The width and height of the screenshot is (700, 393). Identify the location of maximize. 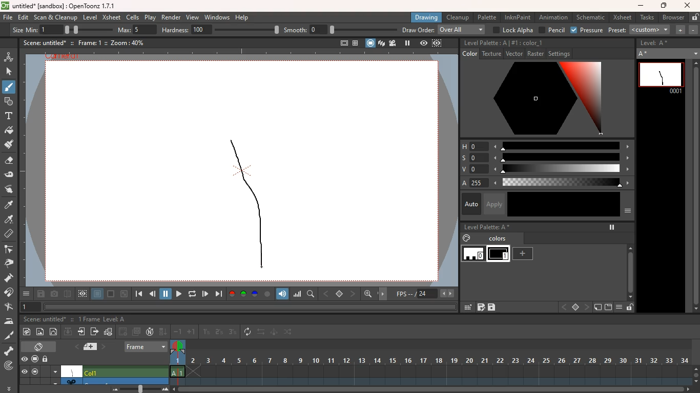
(665, 6).